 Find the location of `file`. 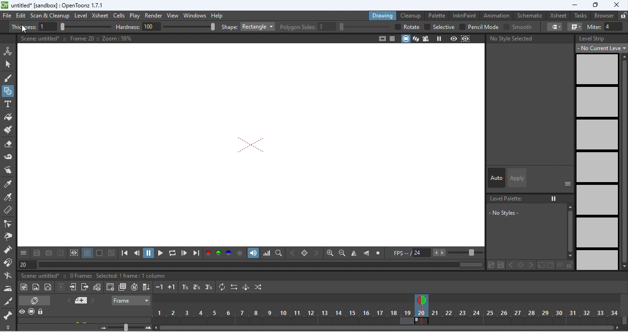

file is located at coordinates (6, 15).